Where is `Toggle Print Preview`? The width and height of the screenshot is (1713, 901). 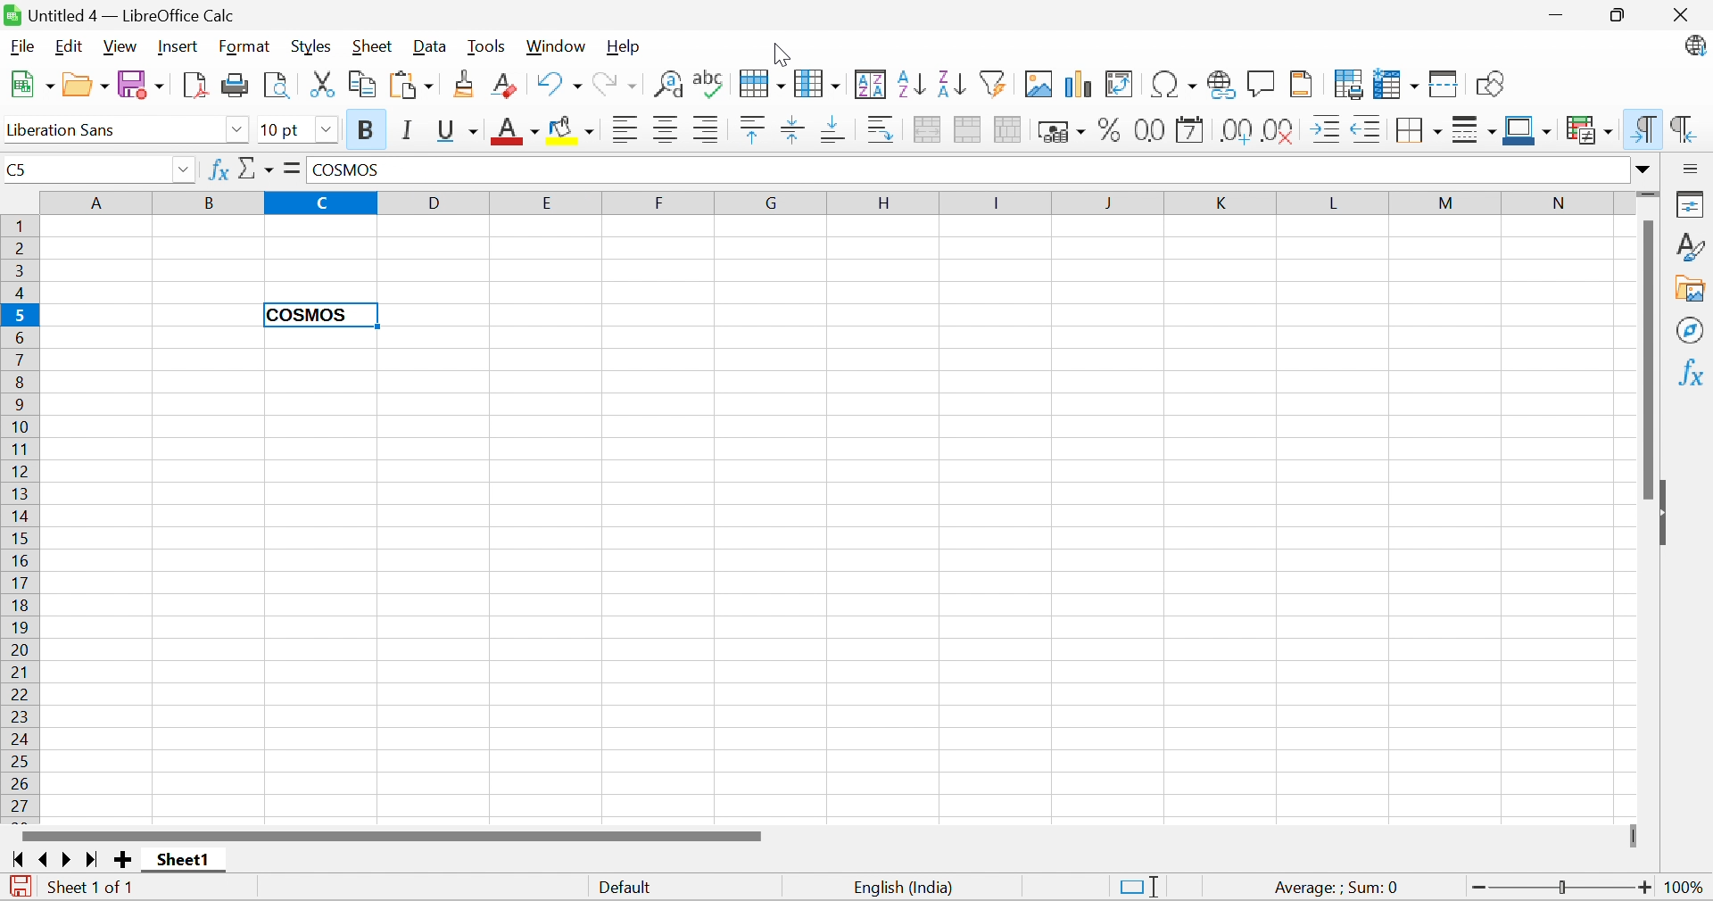
Toggle Print Preview is located at coordinates (277, 84).